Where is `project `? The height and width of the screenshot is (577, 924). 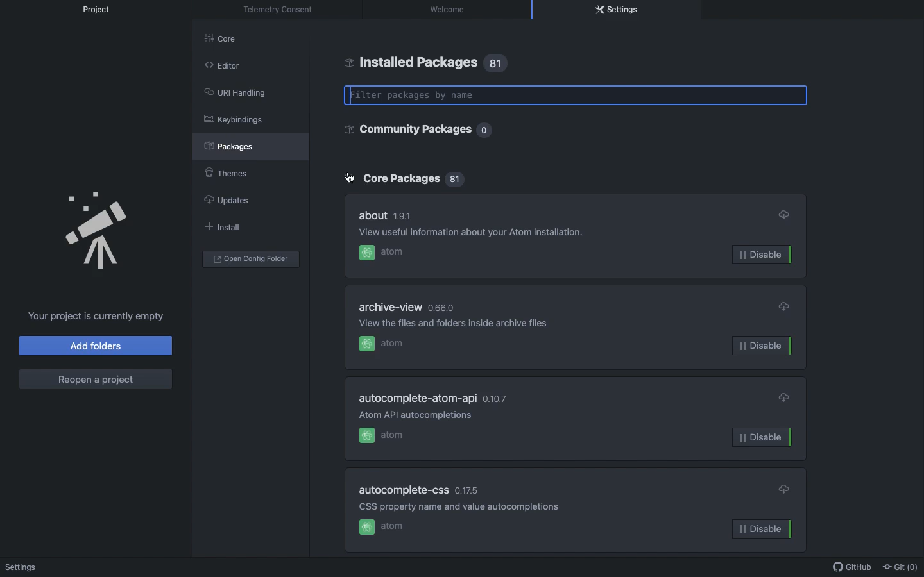 project  is located at coordinates (101, 10).